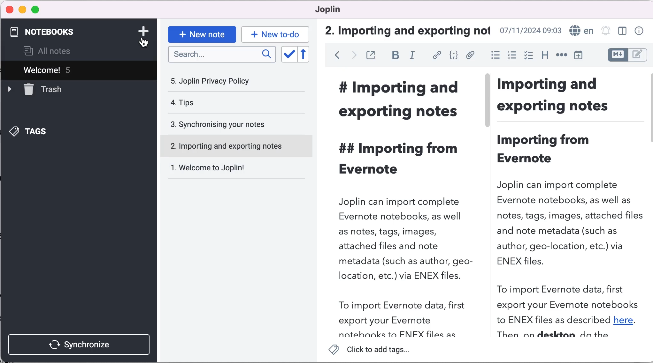 Image resolution: width=653 pixels, height=363 pixels. What do you see at coordinates (374, 351) in the screenshot?
I see `click to add tags` at bounding box center [374, 351].